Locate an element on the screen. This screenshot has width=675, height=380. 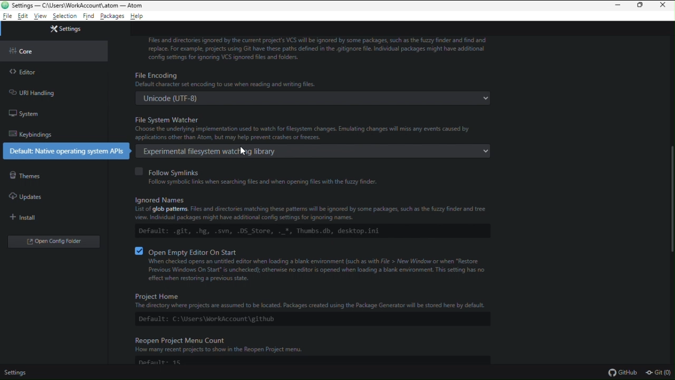
Settings is located at coordinates (65, 28).